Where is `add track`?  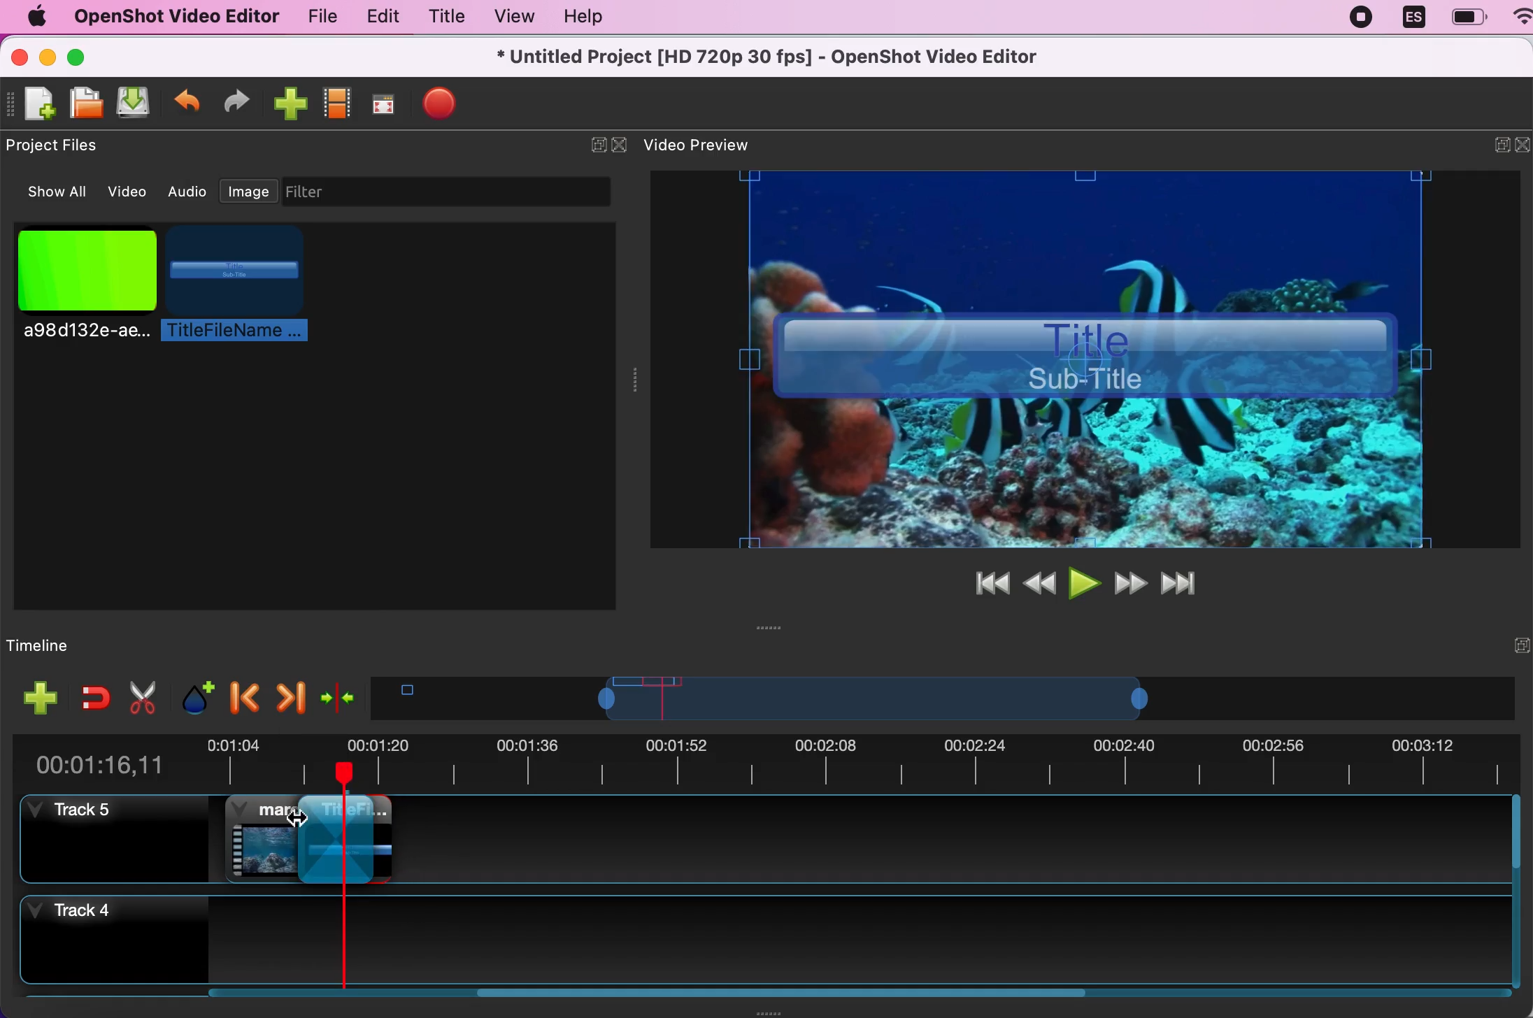 add track is located at coordinates (37, 697).